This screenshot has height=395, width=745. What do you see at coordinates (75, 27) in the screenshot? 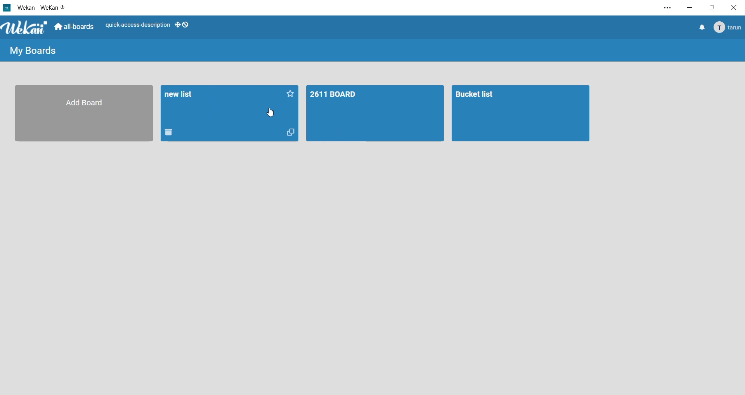
I see `all boards` at bounding box center [75, 27].